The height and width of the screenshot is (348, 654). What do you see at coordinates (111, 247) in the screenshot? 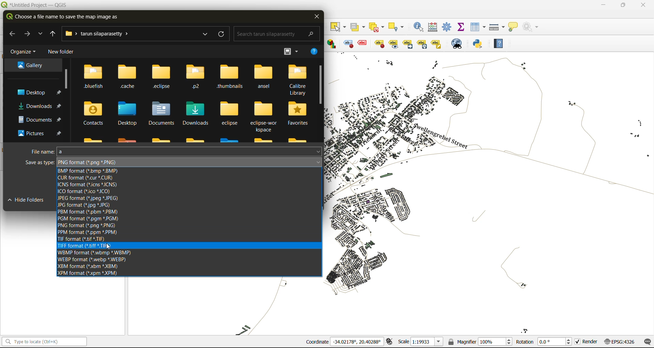
I see `cursor` at bounding box center [111, 247].